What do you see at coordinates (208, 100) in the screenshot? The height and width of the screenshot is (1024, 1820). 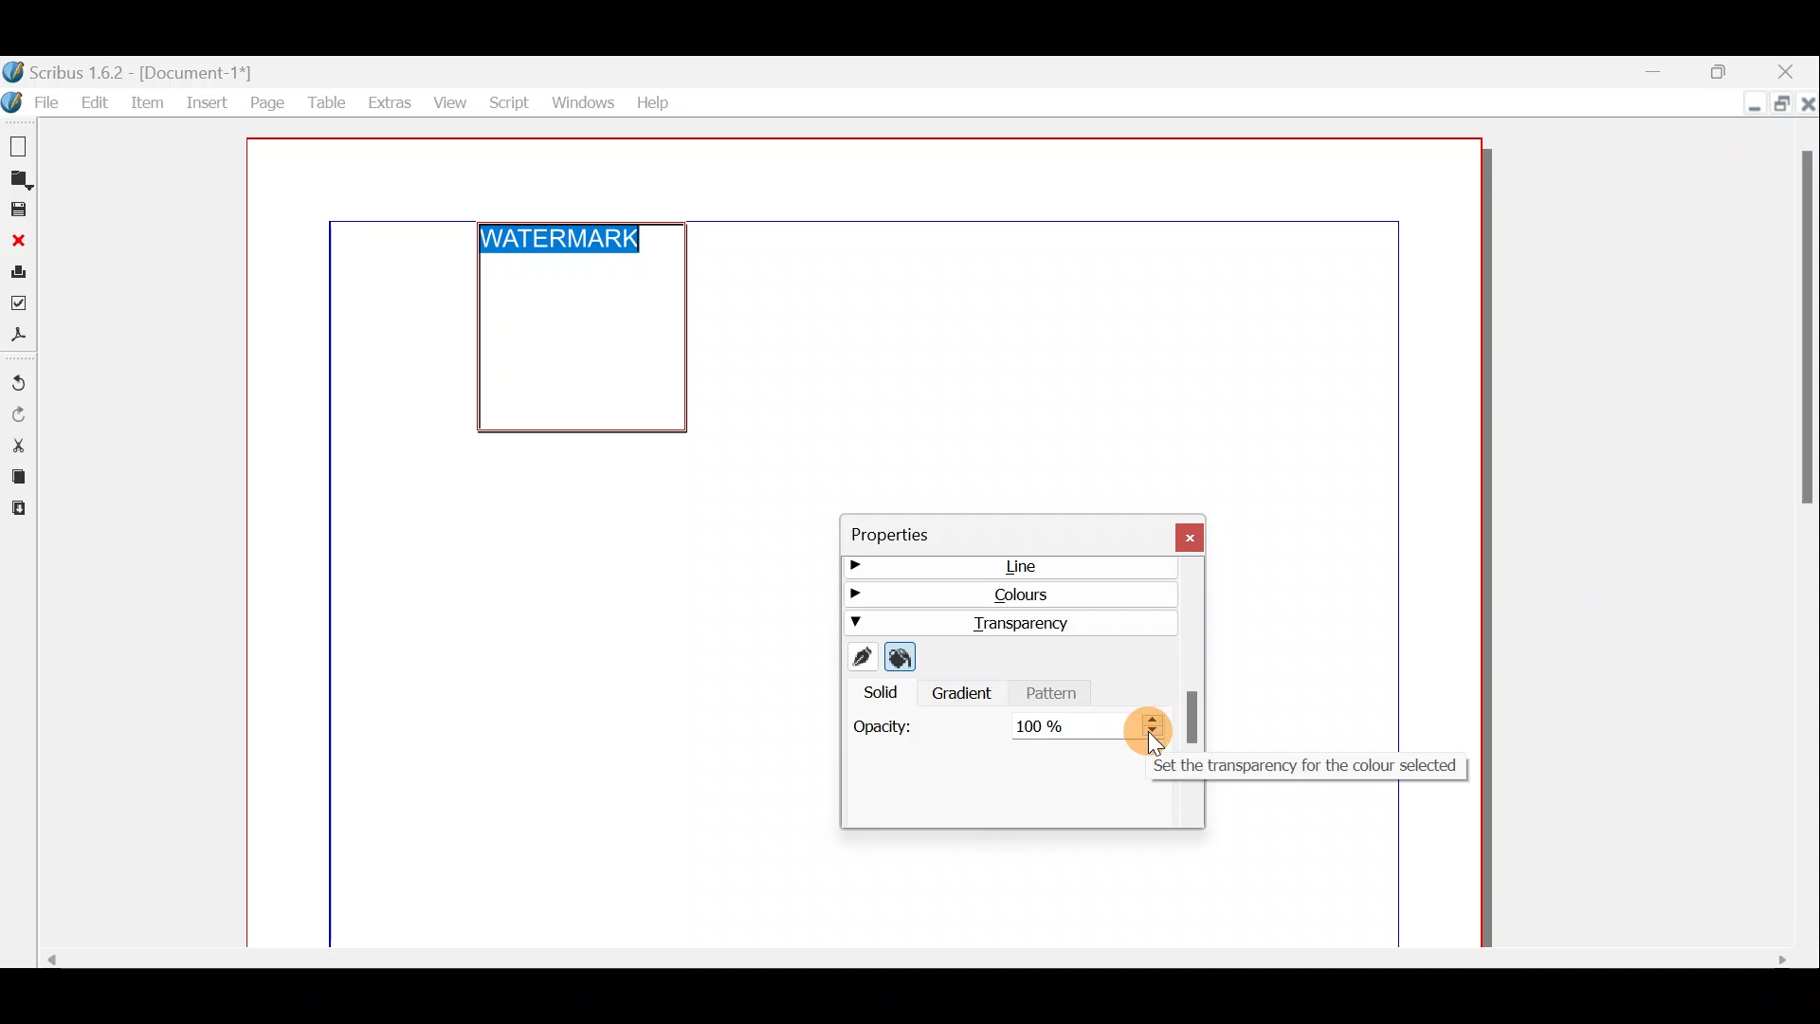 I see `Insert` at bounding box center [208, 100].